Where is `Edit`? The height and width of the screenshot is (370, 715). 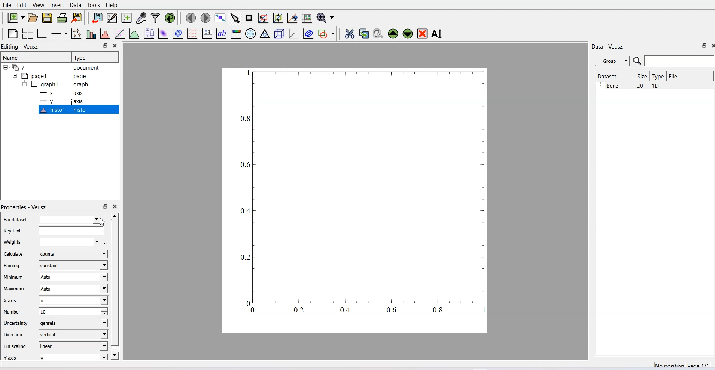 Edit is located at coordinates (22, 5).